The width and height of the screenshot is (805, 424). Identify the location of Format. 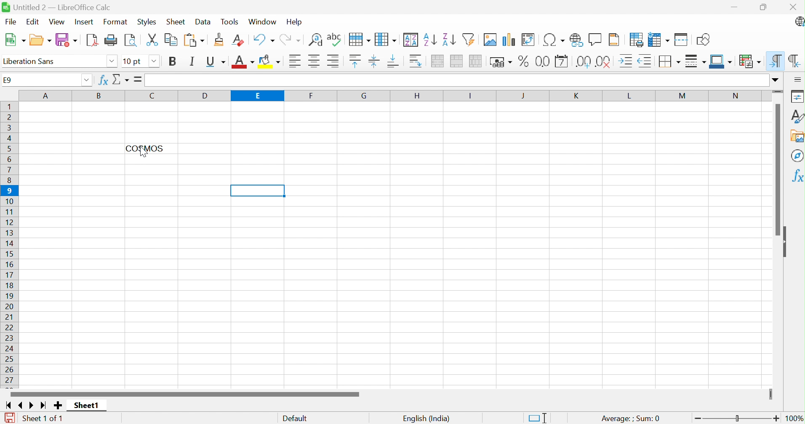
(117, 22).